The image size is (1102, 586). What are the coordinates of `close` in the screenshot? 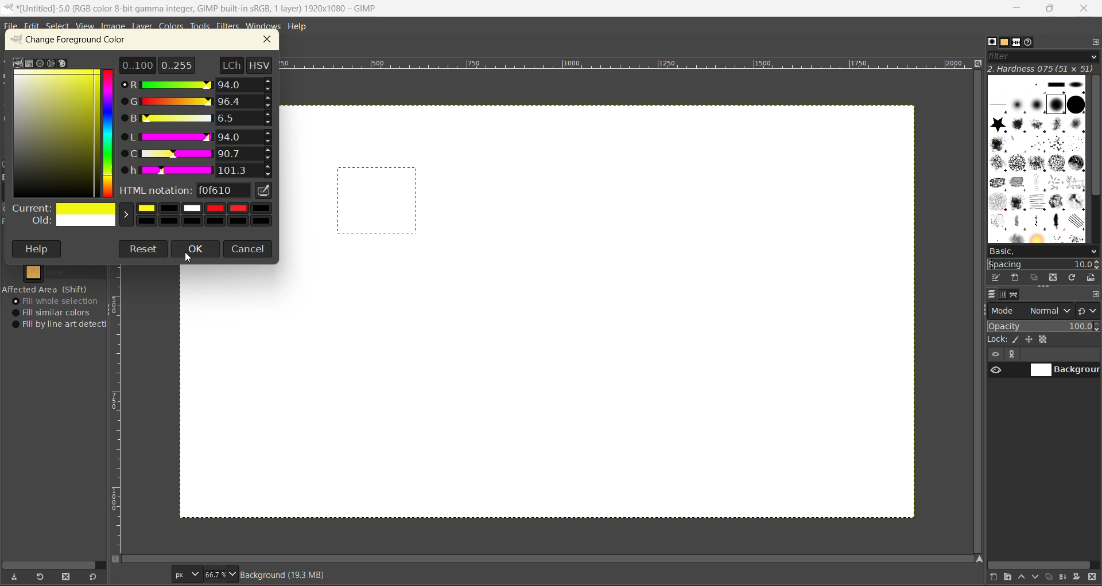 It's located at (1087, 8).